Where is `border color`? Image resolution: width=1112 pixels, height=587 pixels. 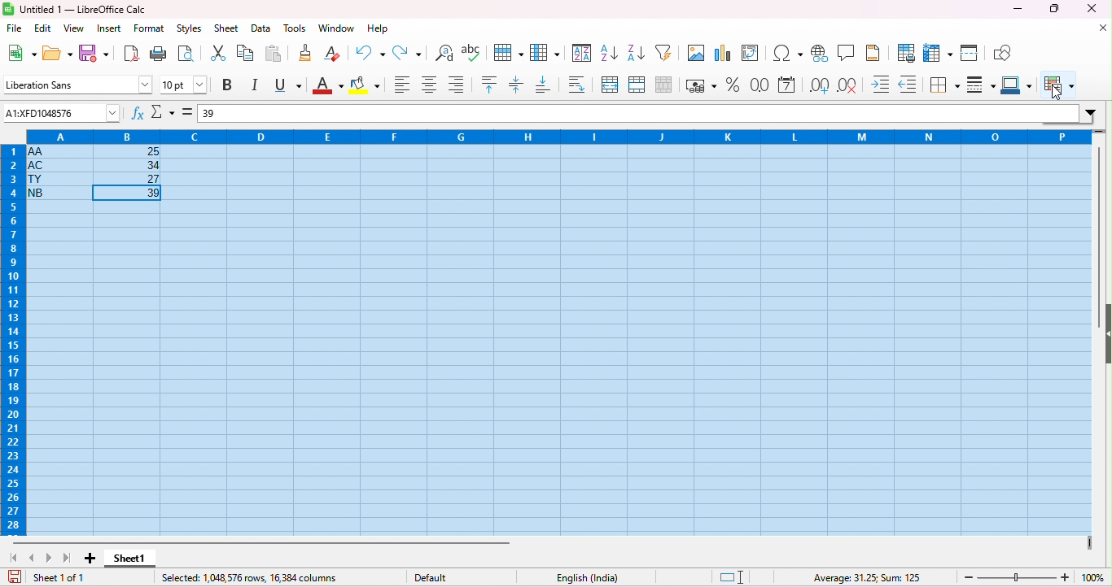 border color is located at coordinates (1018, 85).